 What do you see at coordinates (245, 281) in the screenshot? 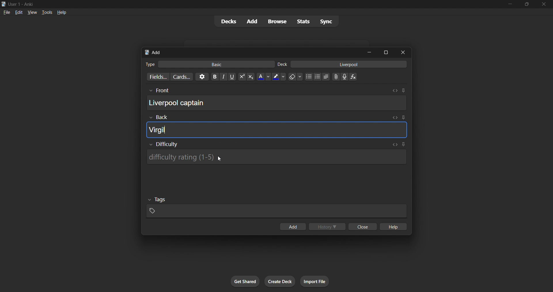
I see `get shared` at bounding box center [245, 281].